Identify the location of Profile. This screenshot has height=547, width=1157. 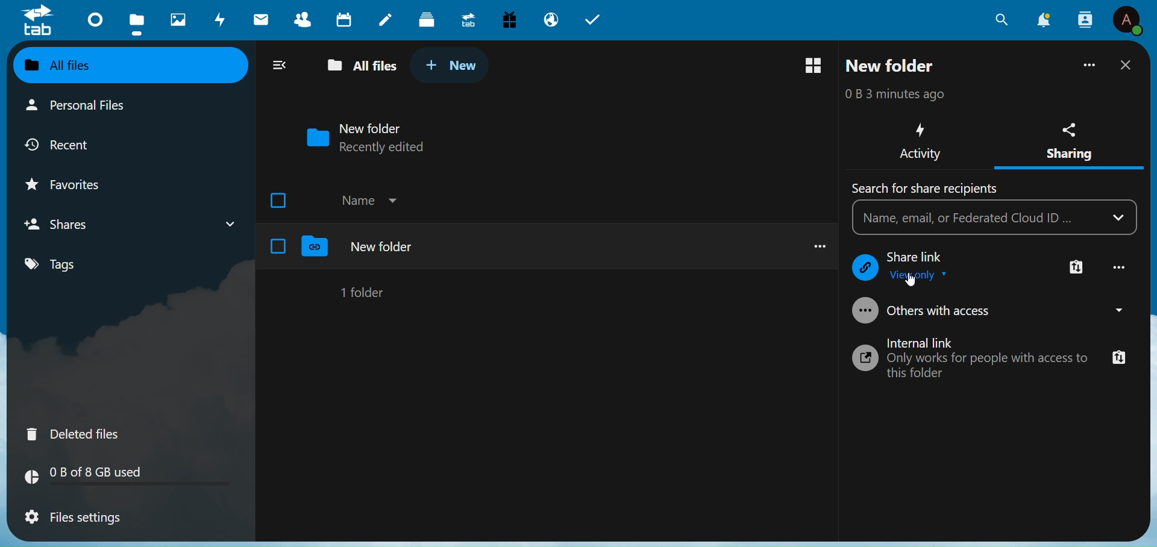
(1127, 21).